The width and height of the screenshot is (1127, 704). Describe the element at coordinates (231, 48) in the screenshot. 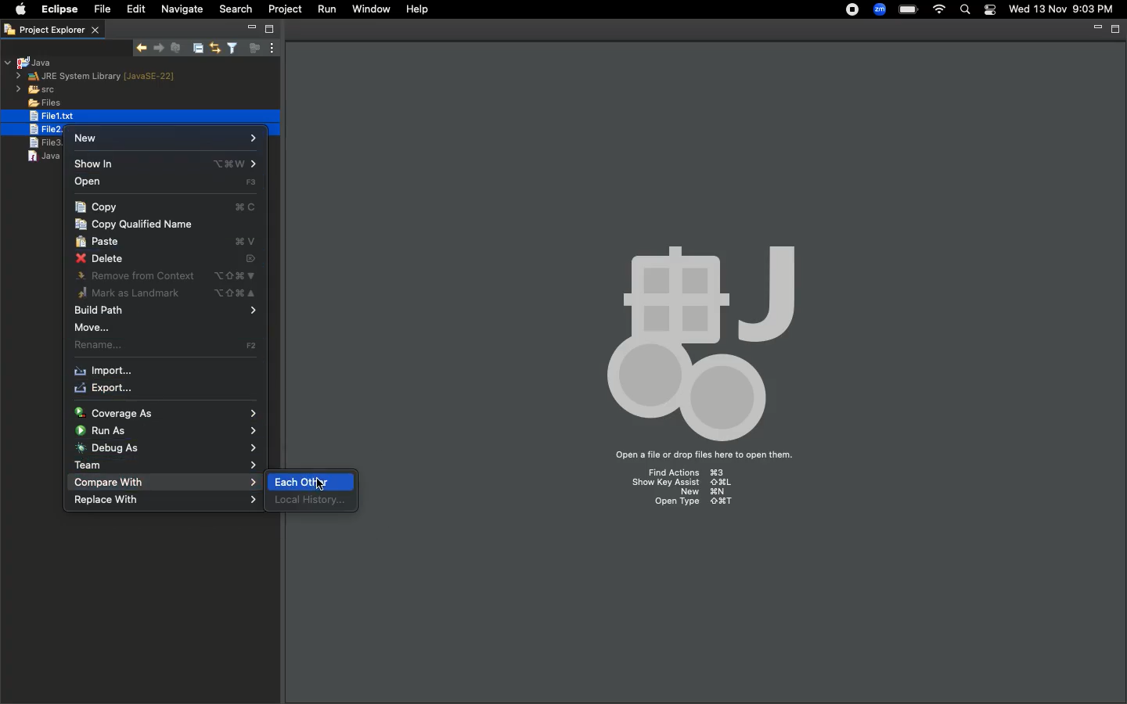

I see `Select and deselect filters ` at that location.